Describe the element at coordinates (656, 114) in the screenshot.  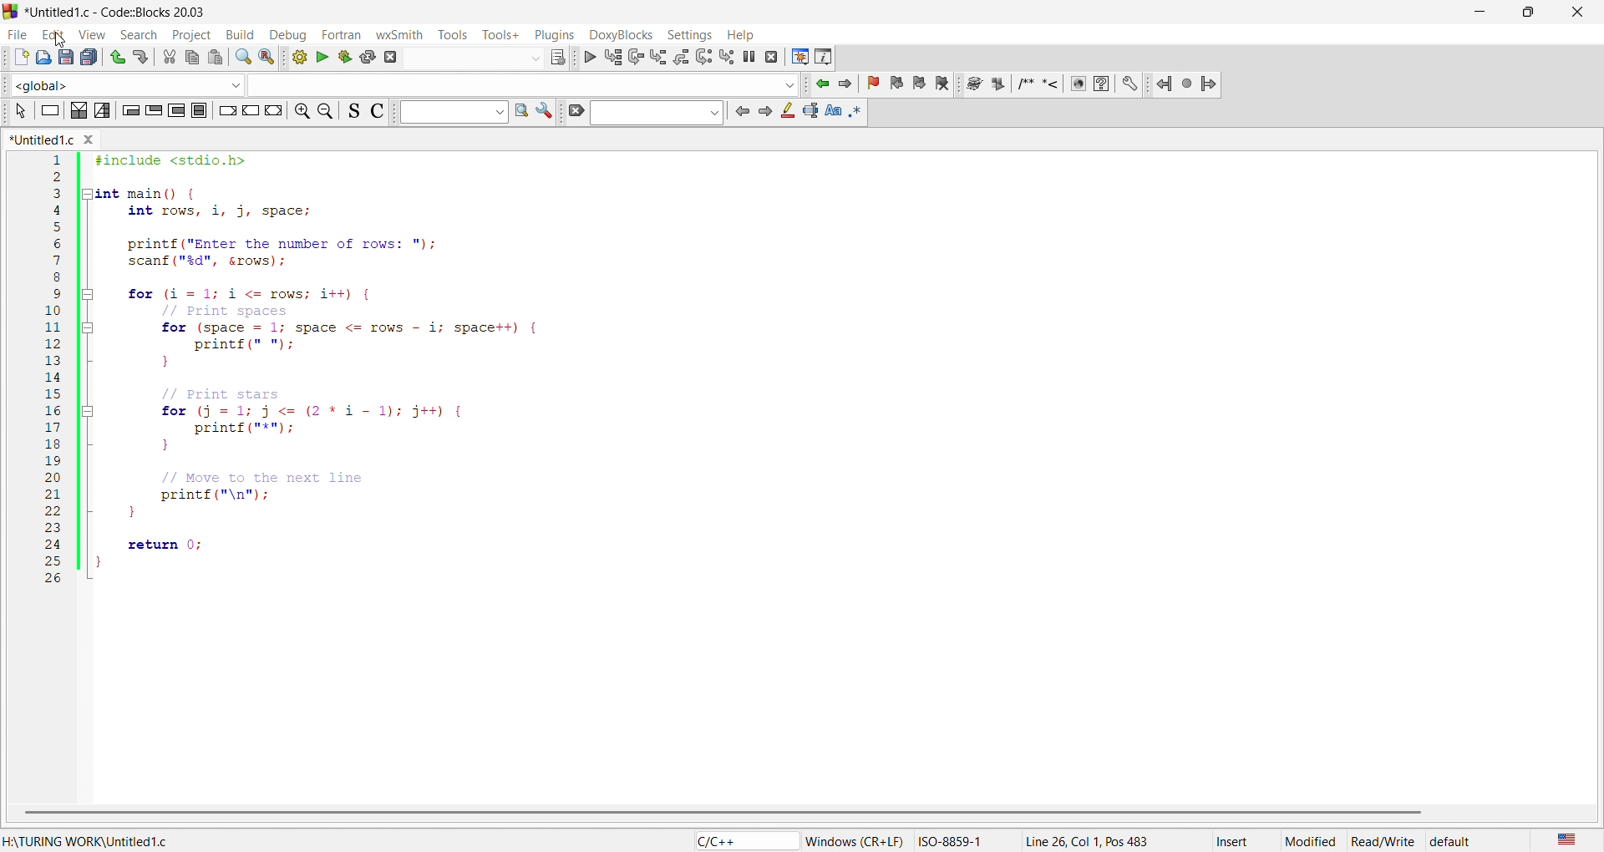
I see `search bar` at that location.